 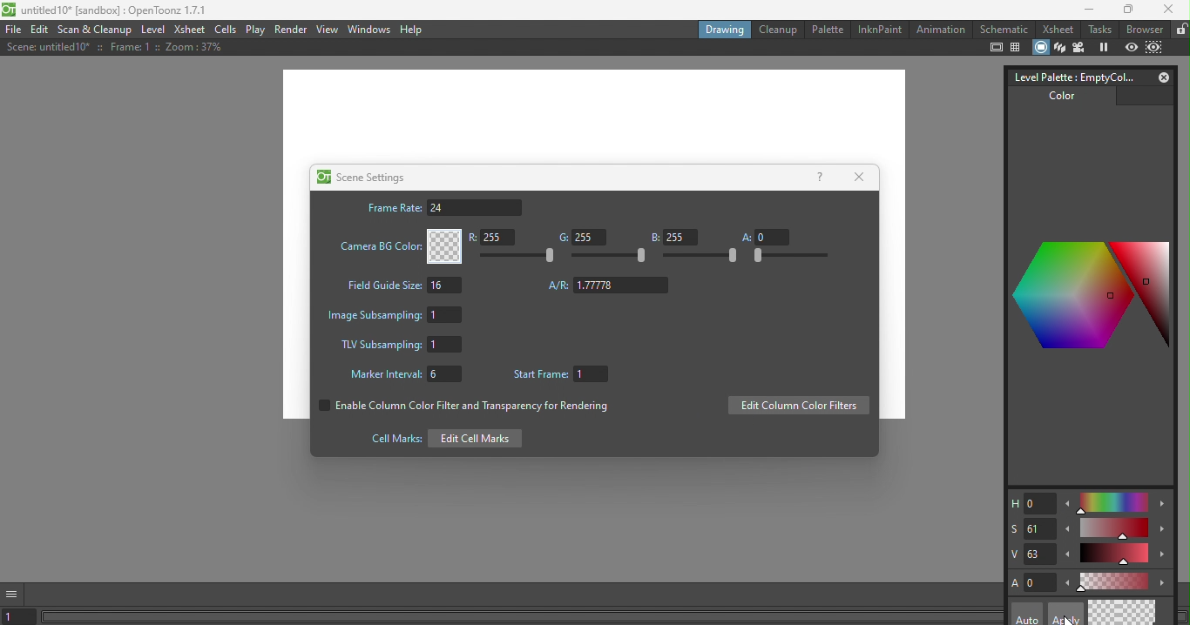 What do you see at coordinates (256, 30) in the screenshot?
I see `Play` at bounding box center [256, 30].